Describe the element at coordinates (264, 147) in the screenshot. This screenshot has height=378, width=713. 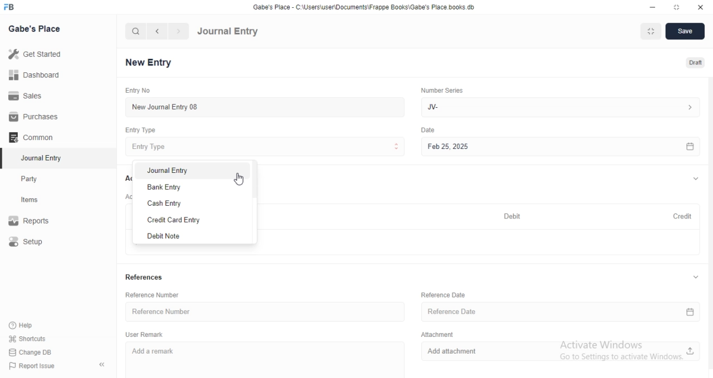
I see `Entry Type` at that location.